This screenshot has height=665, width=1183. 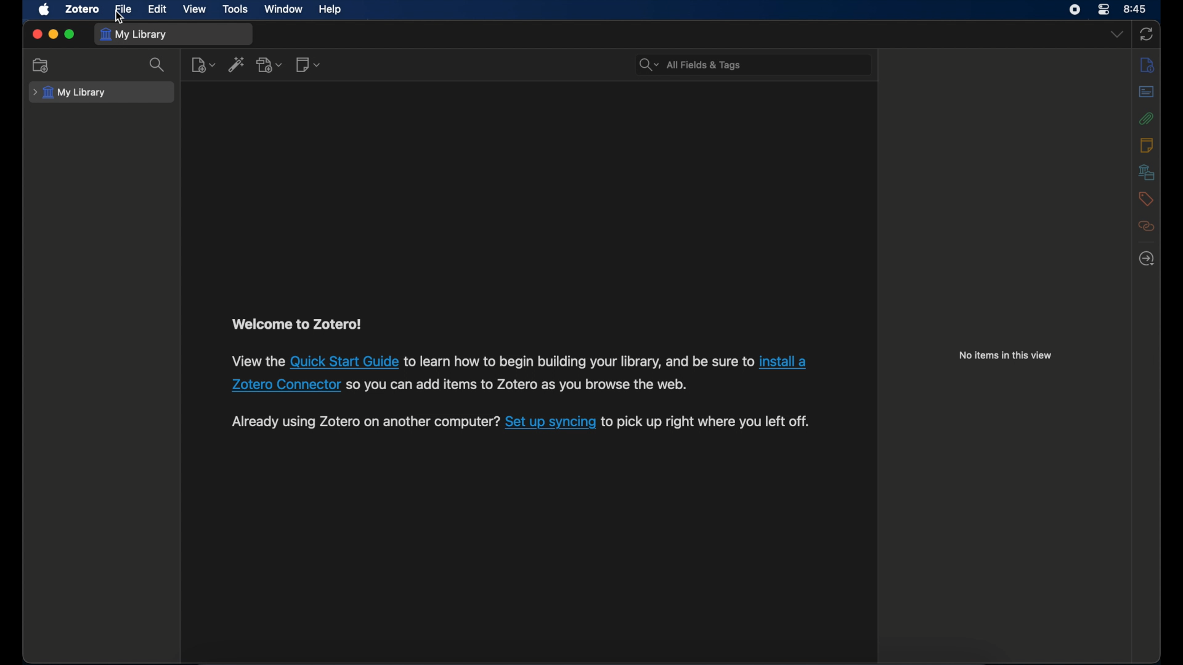 What do you see at coordinates (647, 65) in the screenshot?
I see `search dropdown` at bounding box center [647, 65].